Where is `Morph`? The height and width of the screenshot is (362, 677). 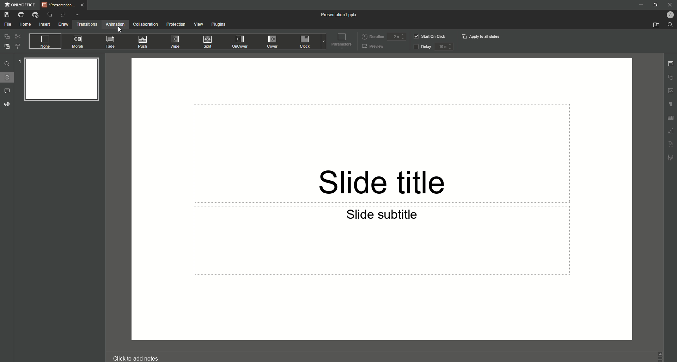
Morph is located at coordinates (79, 42).